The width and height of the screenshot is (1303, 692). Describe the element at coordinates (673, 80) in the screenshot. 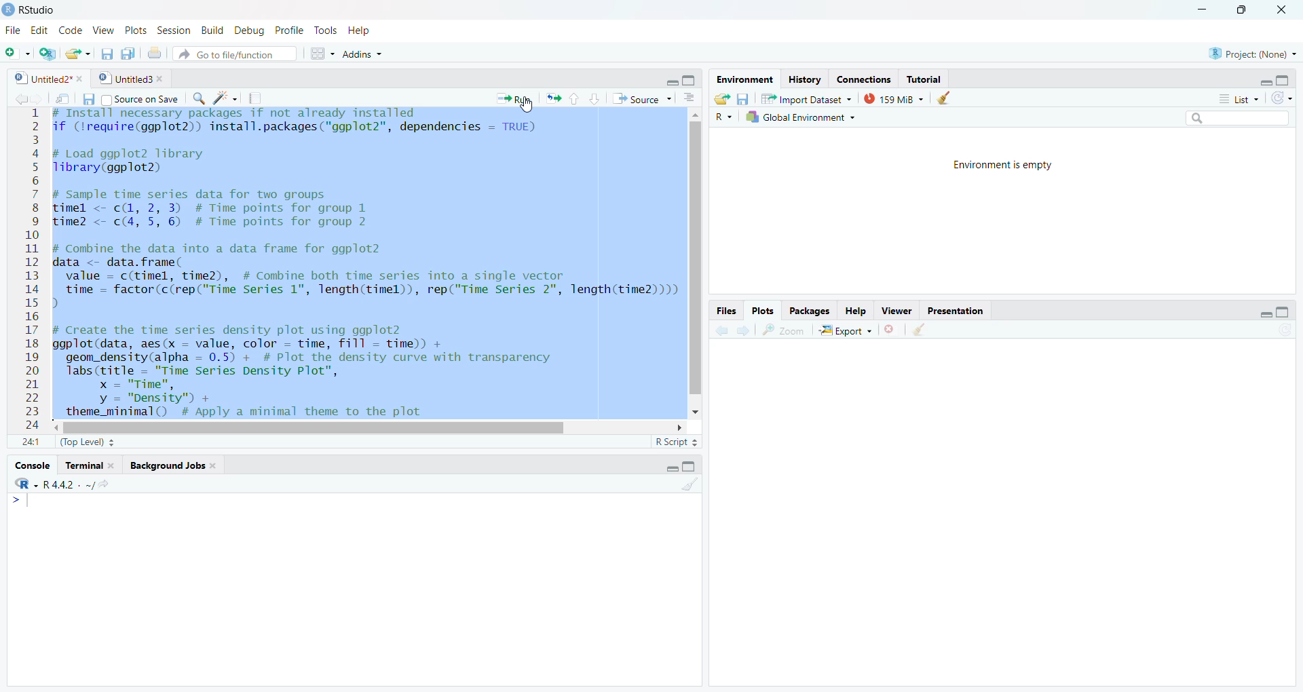

I see `Minimize` at that location.